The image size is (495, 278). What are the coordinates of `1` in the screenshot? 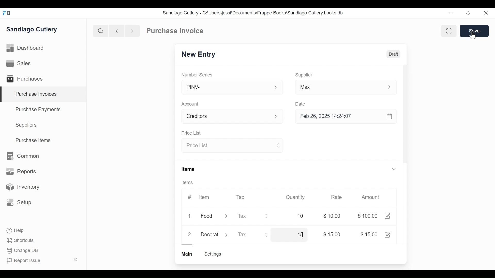 It's located at (191, 216).